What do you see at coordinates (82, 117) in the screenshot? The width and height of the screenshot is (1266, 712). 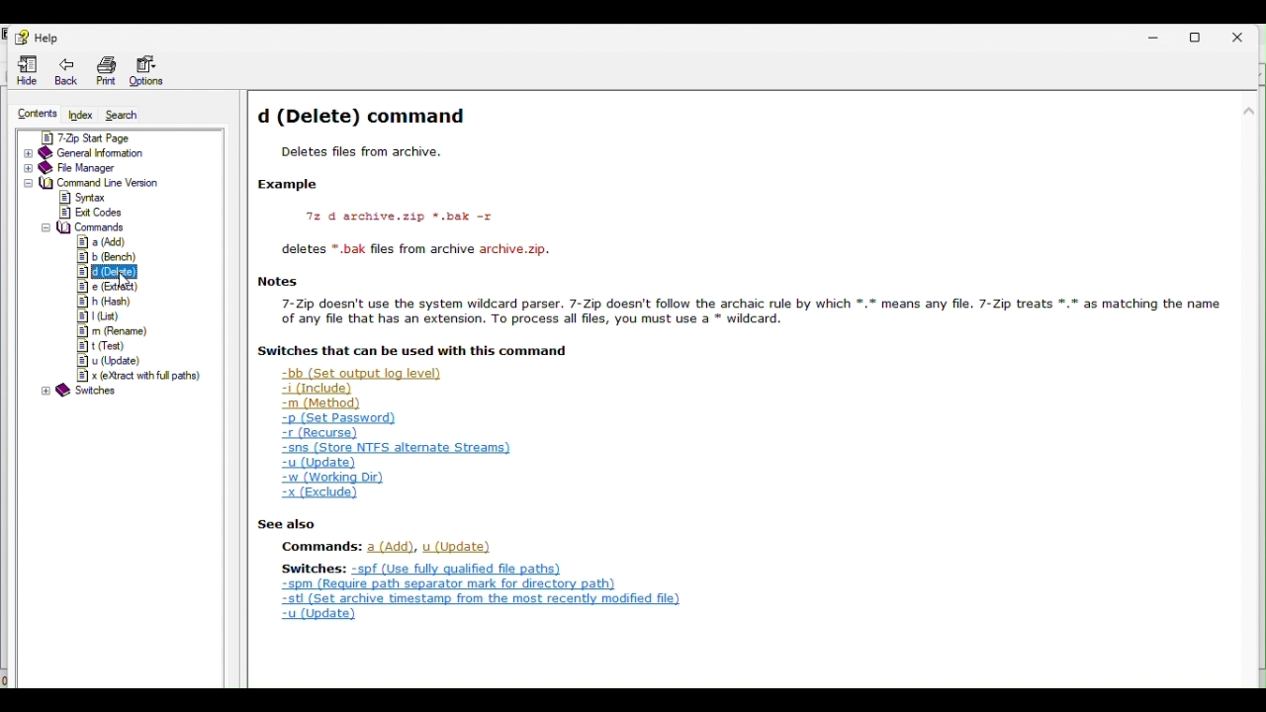 I see `Index` at bounding box center [82, 117].